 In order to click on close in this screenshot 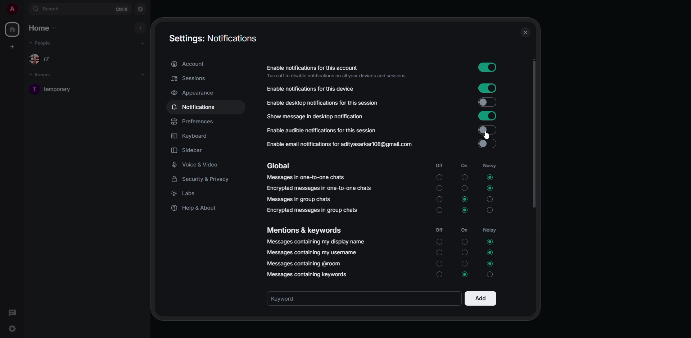, I will do `click(525, 33)`.